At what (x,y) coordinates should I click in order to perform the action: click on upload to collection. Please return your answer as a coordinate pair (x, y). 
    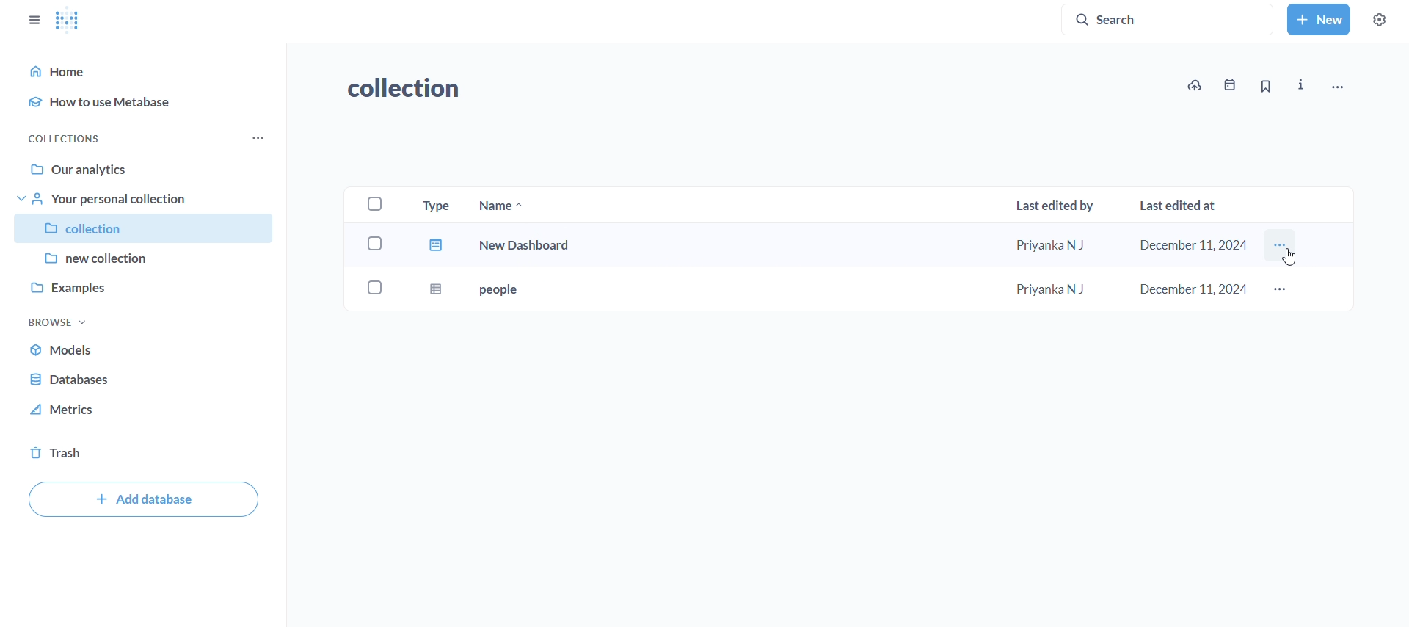
    Looking at the image, I should click on (1195, 85).